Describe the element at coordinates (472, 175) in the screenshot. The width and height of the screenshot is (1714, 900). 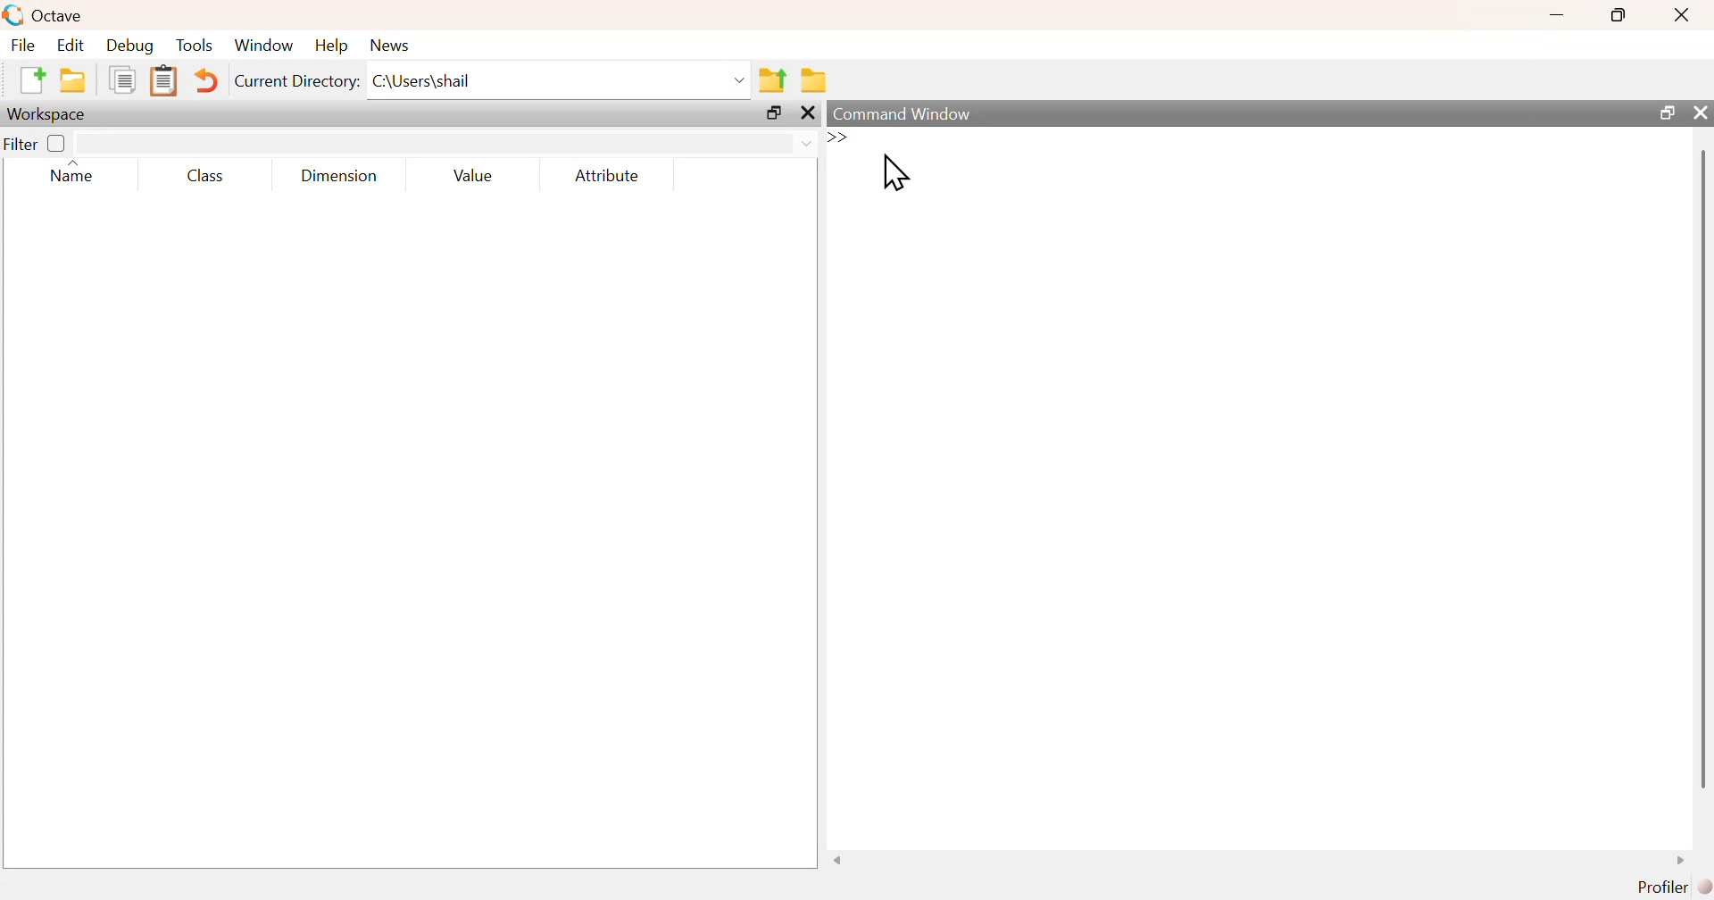
I see `Value` at that location.